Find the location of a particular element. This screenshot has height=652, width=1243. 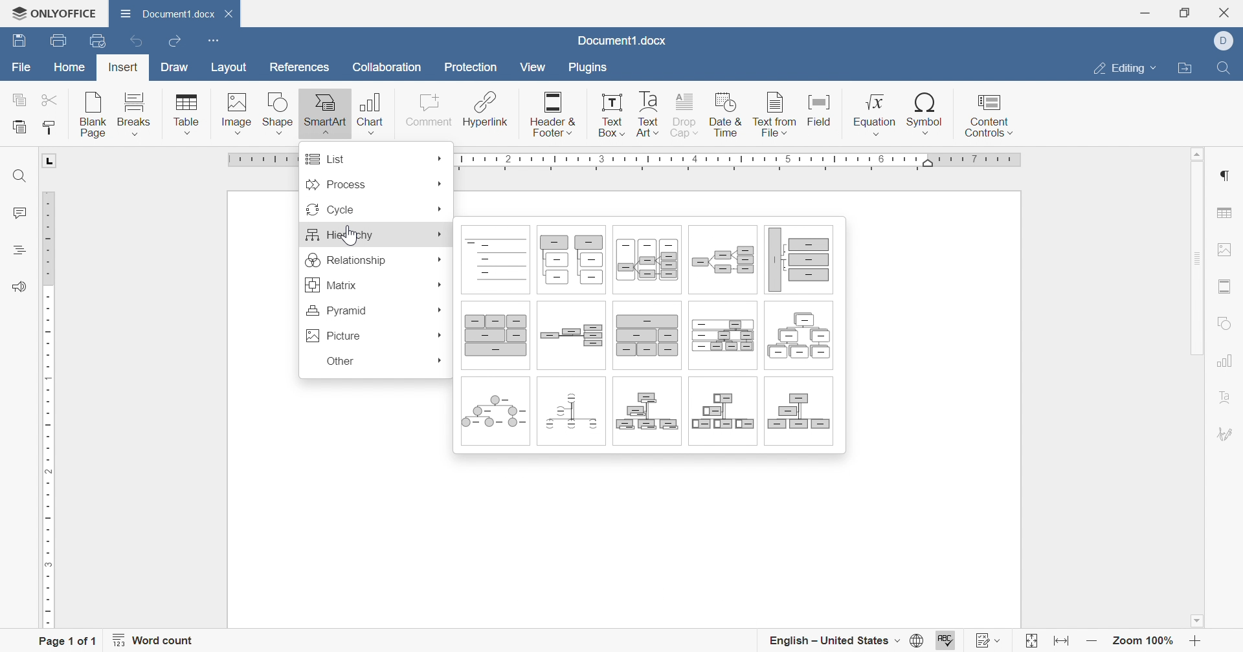

cursor is located at coordinates (352, 235).